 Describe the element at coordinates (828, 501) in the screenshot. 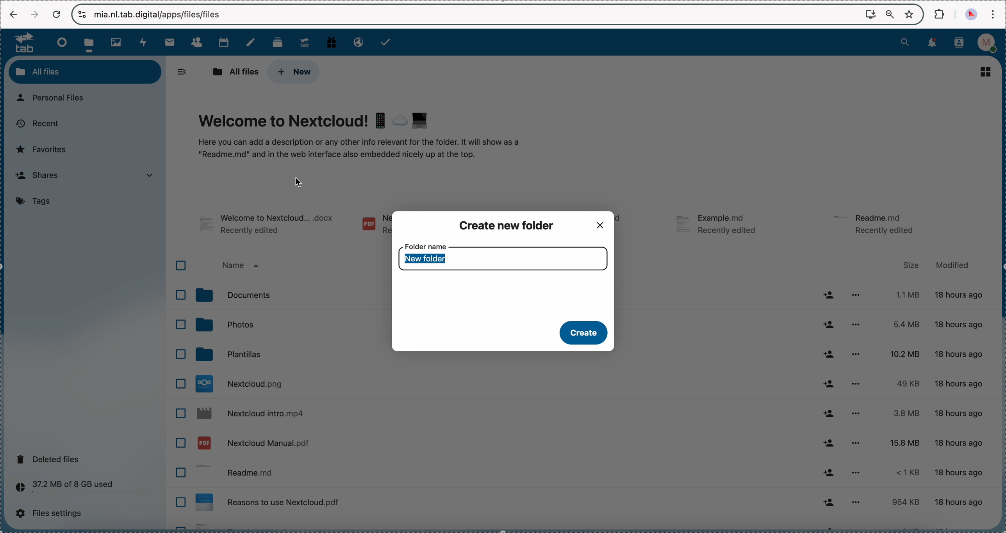

I see `share` at that location.